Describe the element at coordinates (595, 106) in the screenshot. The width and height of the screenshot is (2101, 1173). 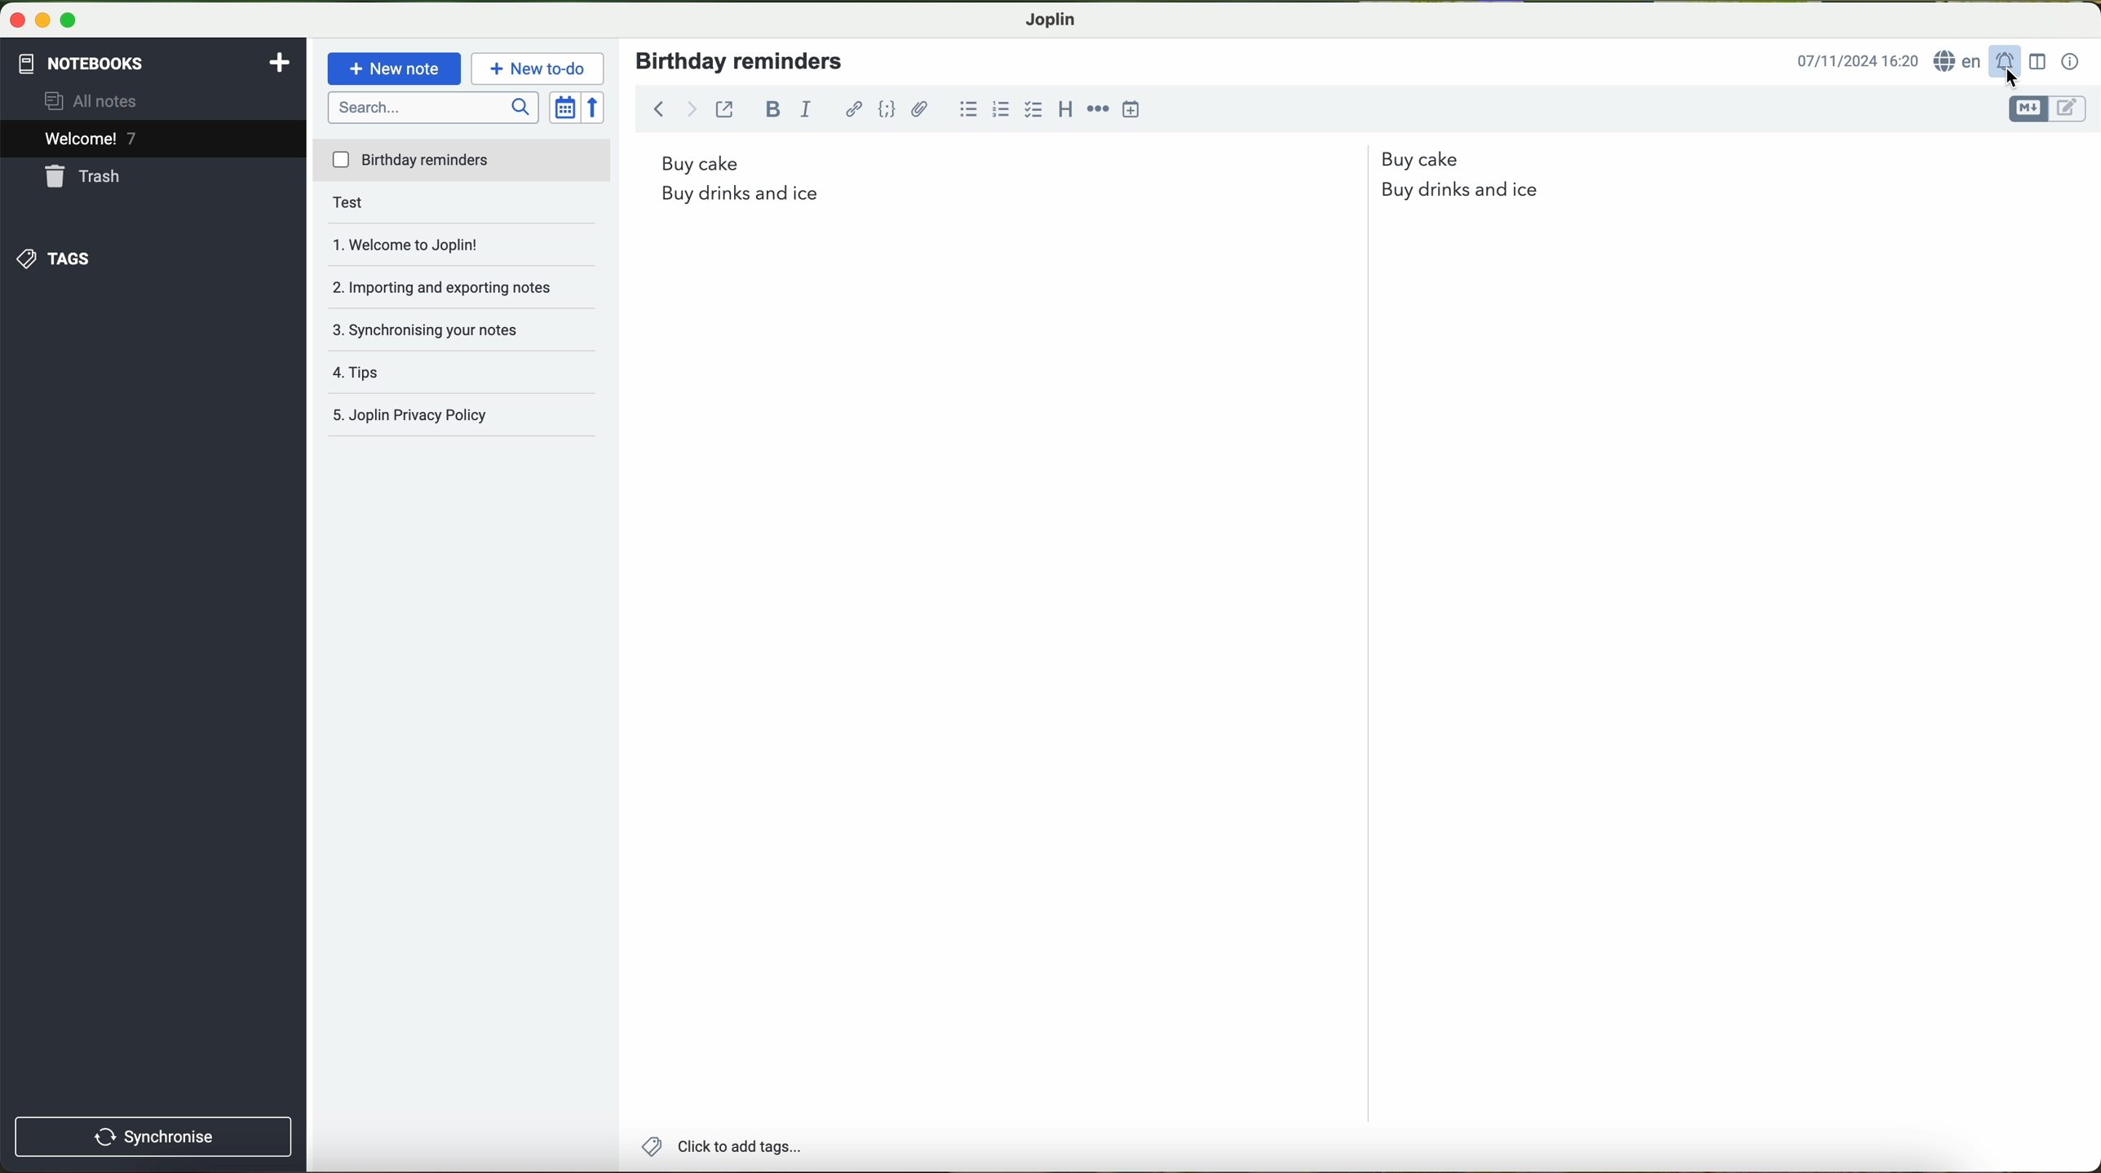
I see `reverse sort order` at that location.